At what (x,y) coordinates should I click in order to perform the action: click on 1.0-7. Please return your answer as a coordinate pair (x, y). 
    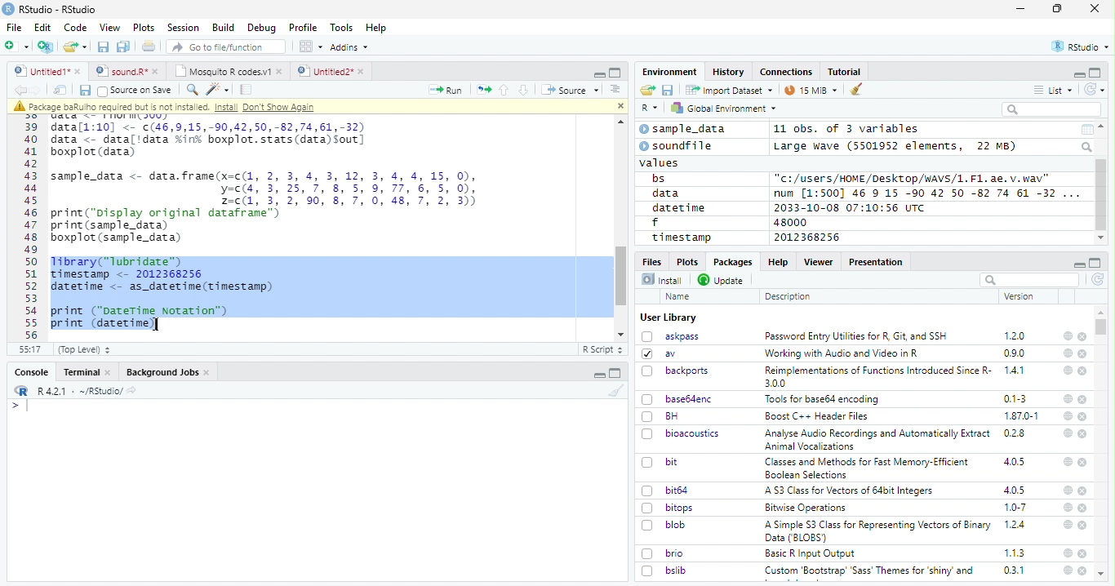
    Looking at the image, I should click on (1016, 508).